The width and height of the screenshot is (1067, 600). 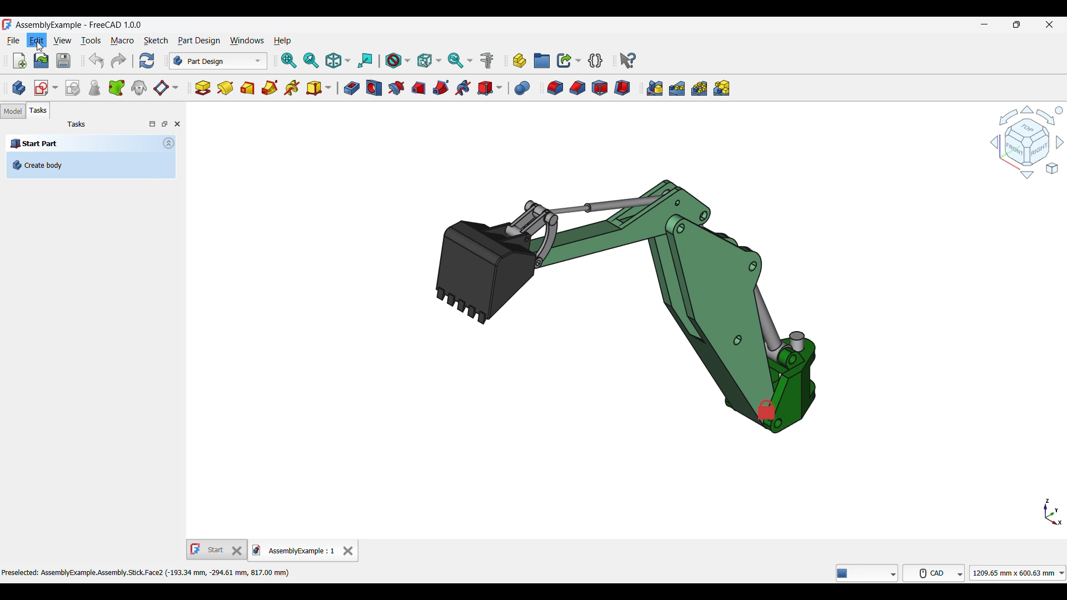 I want to click on Open, so click(x=42, y=61).